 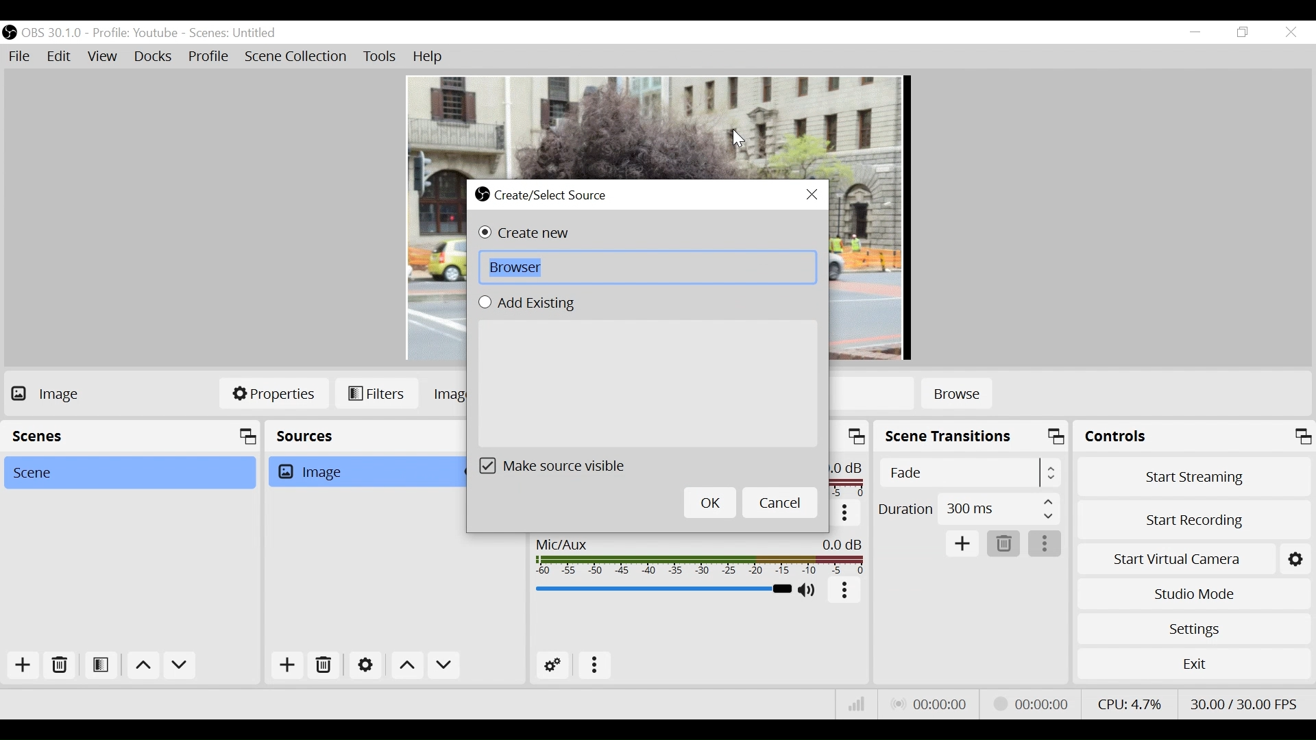 I want to click on OK, so click(x=710, y=502).